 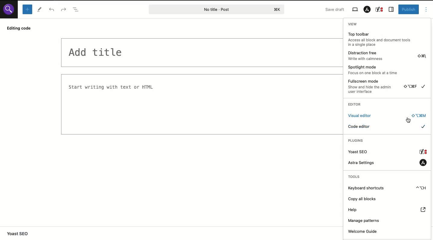 What do you see at coordinates (77, 10) in the screenshot?
I see `Doc overview` at bounding box center [77, 10].